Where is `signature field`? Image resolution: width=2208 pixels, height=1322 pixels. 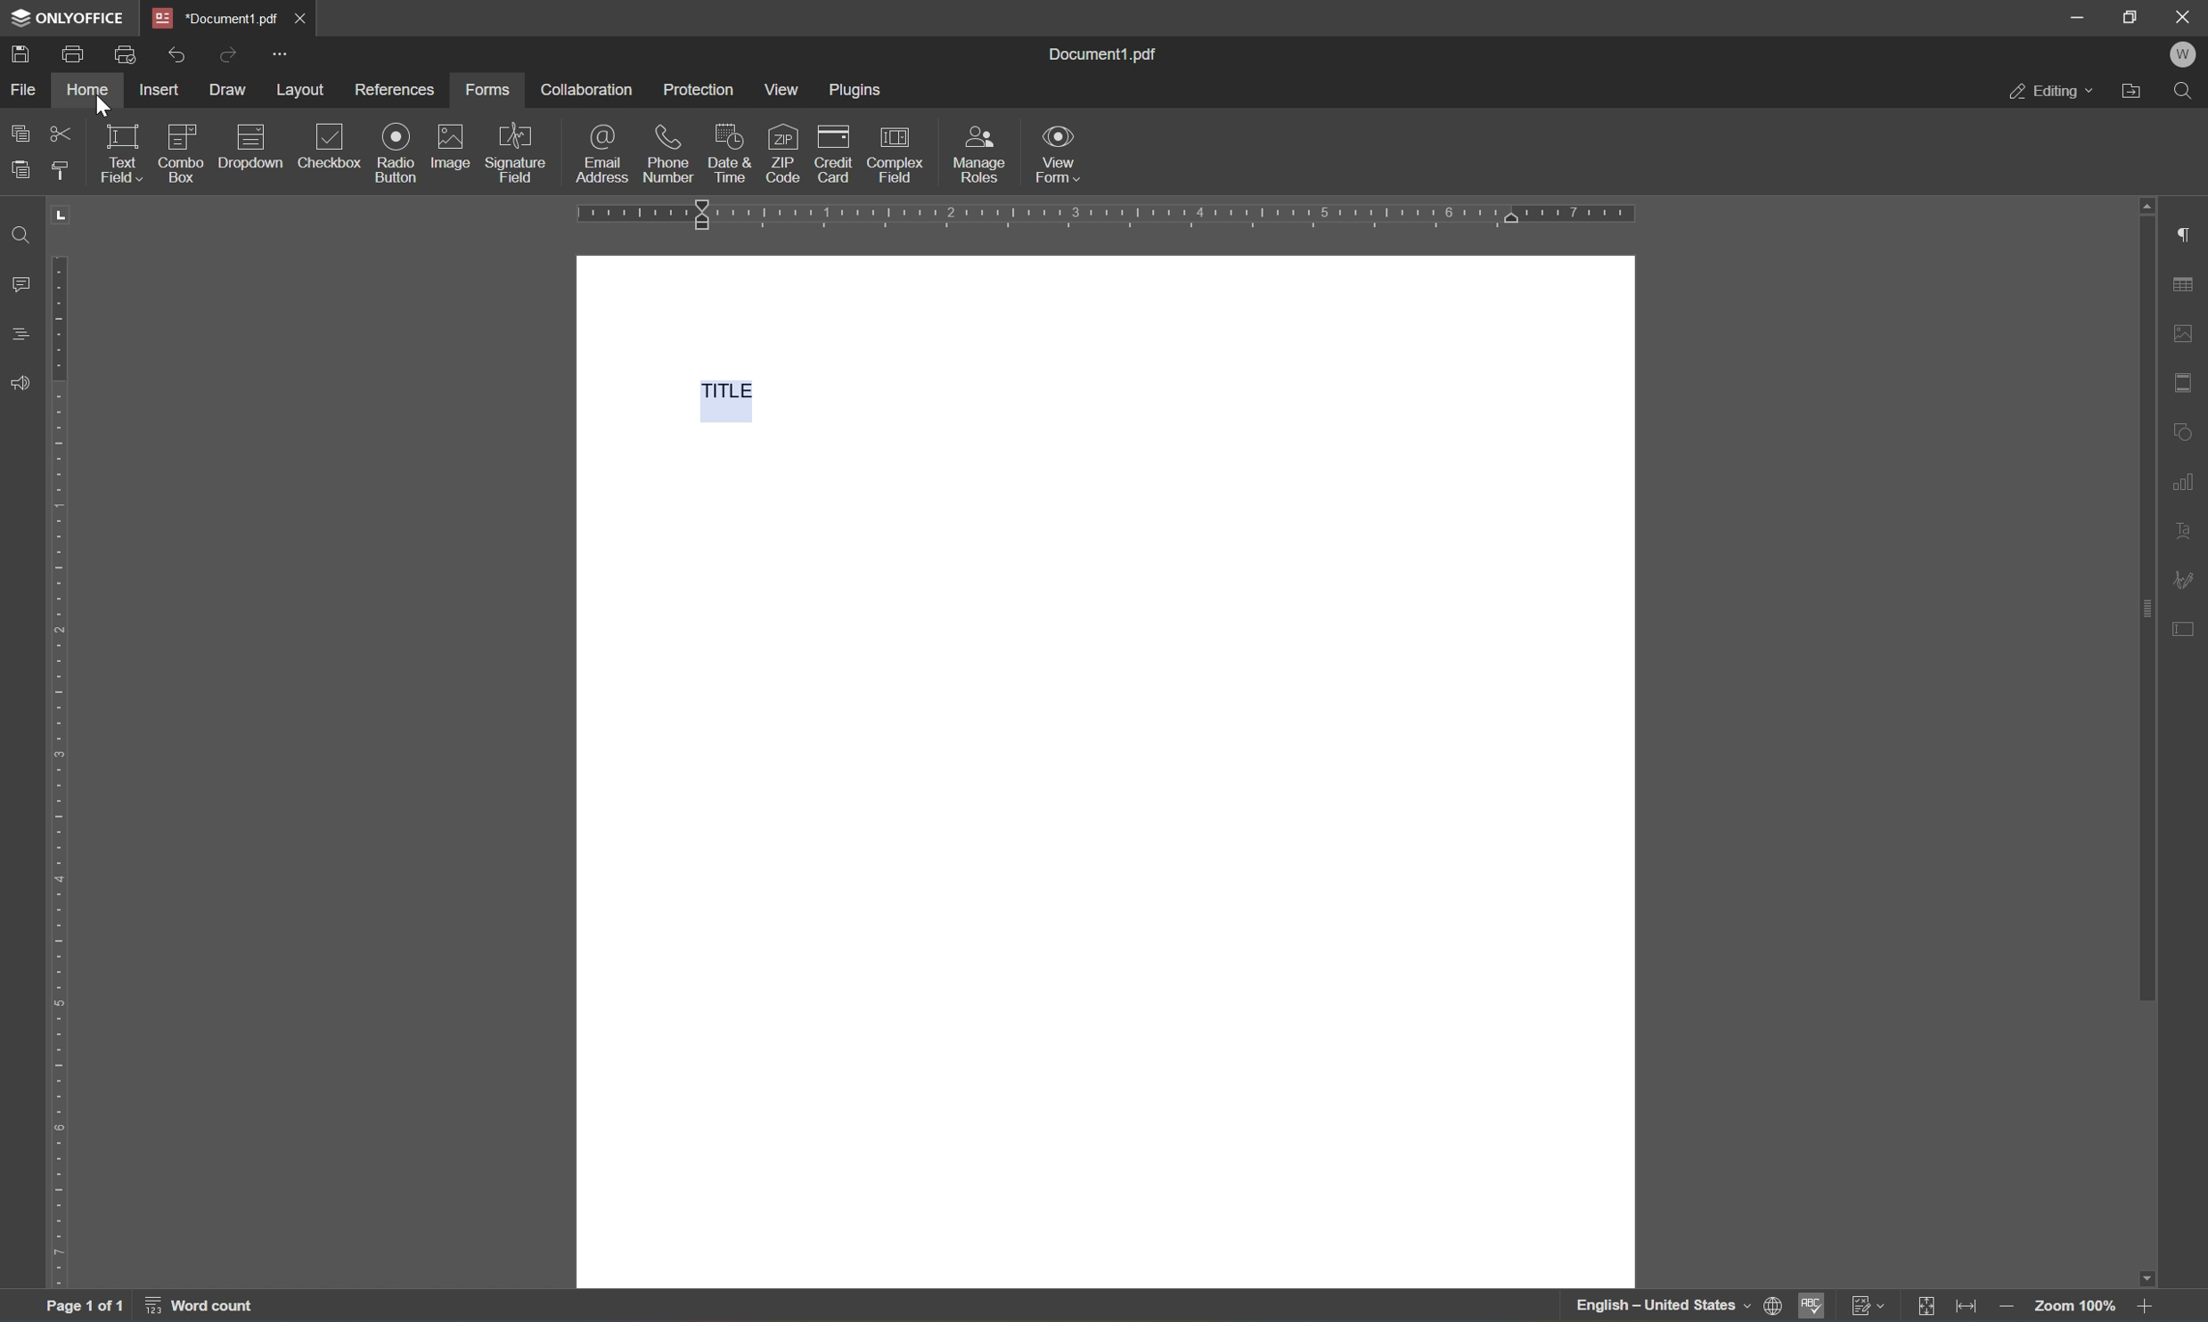 signature field is located at coordinates (518, 151).